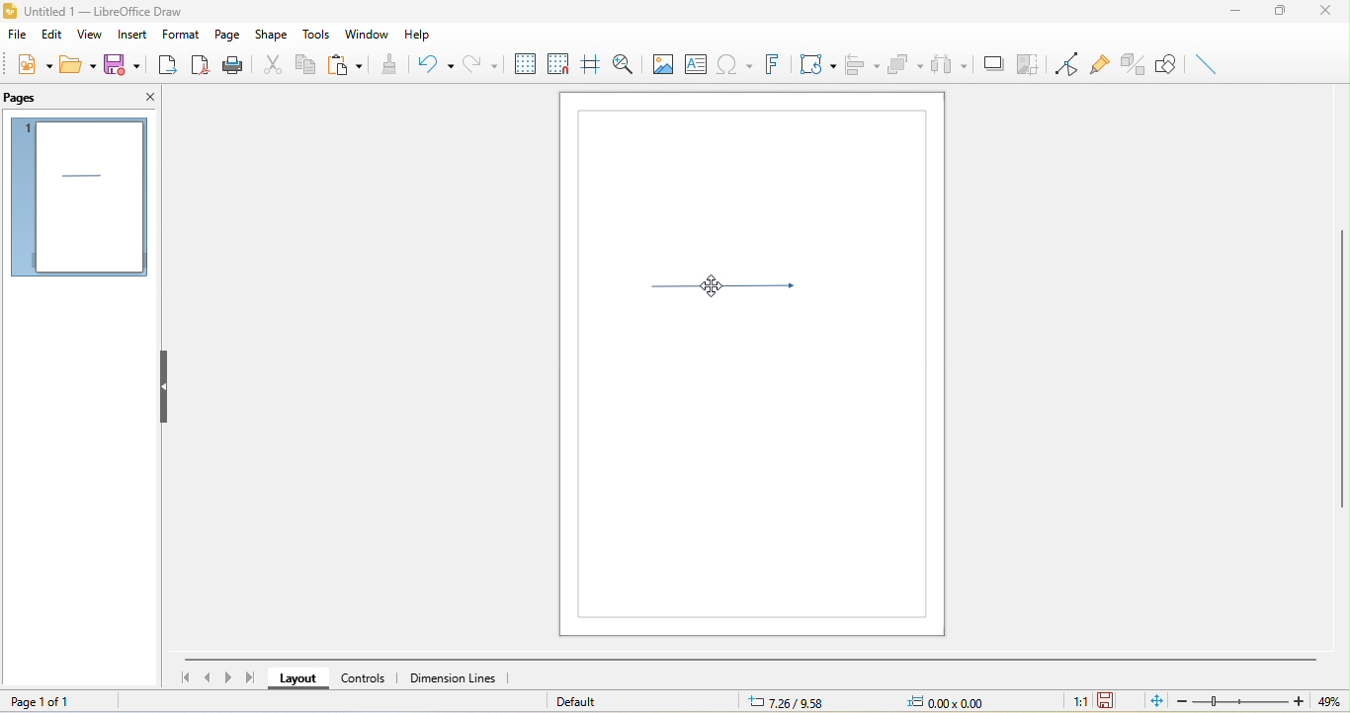 This screenshot has width=1350, height=713. What do you see at coordinates (166, 385) in the screenshot?
I see `hide` at bounding box center [166, 385].